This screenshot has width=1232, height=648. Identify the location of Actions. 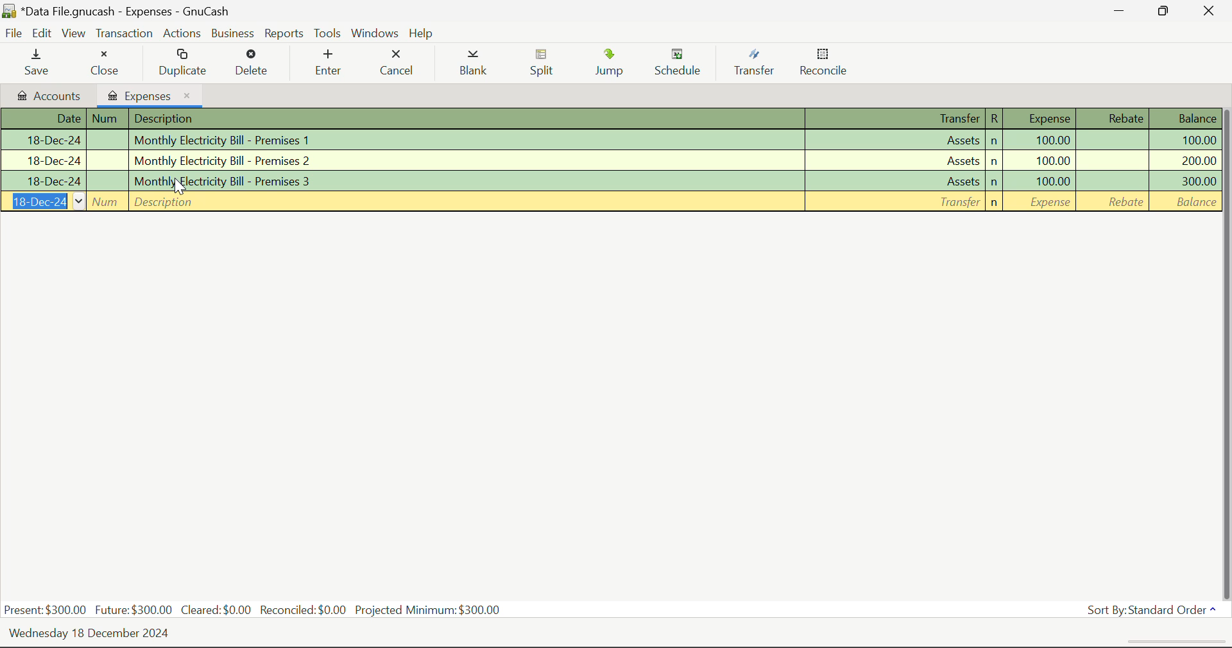
(182, 33).